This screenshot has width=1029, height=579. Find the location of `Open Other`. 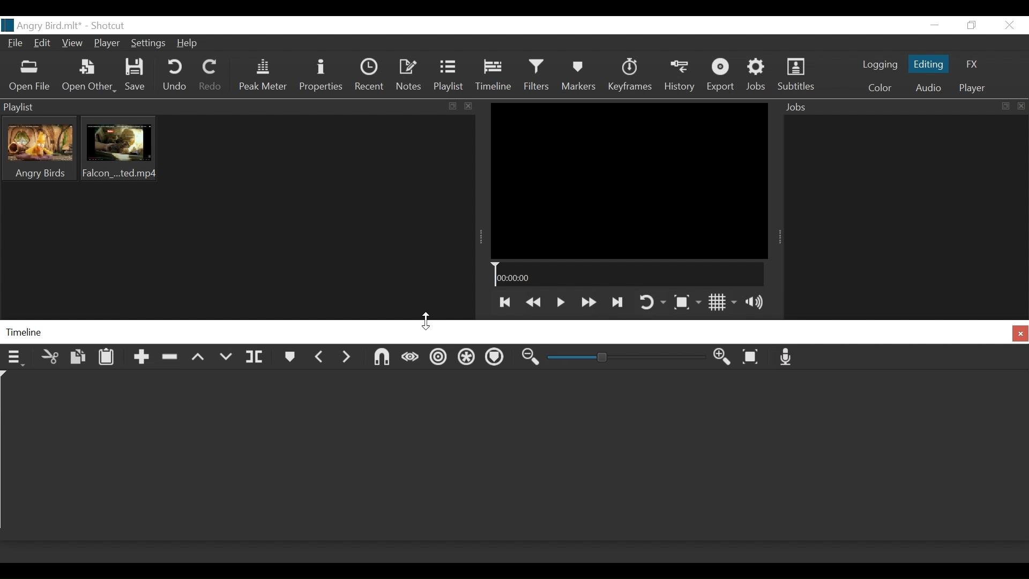

Open Other is located at coordinates (90, 77).